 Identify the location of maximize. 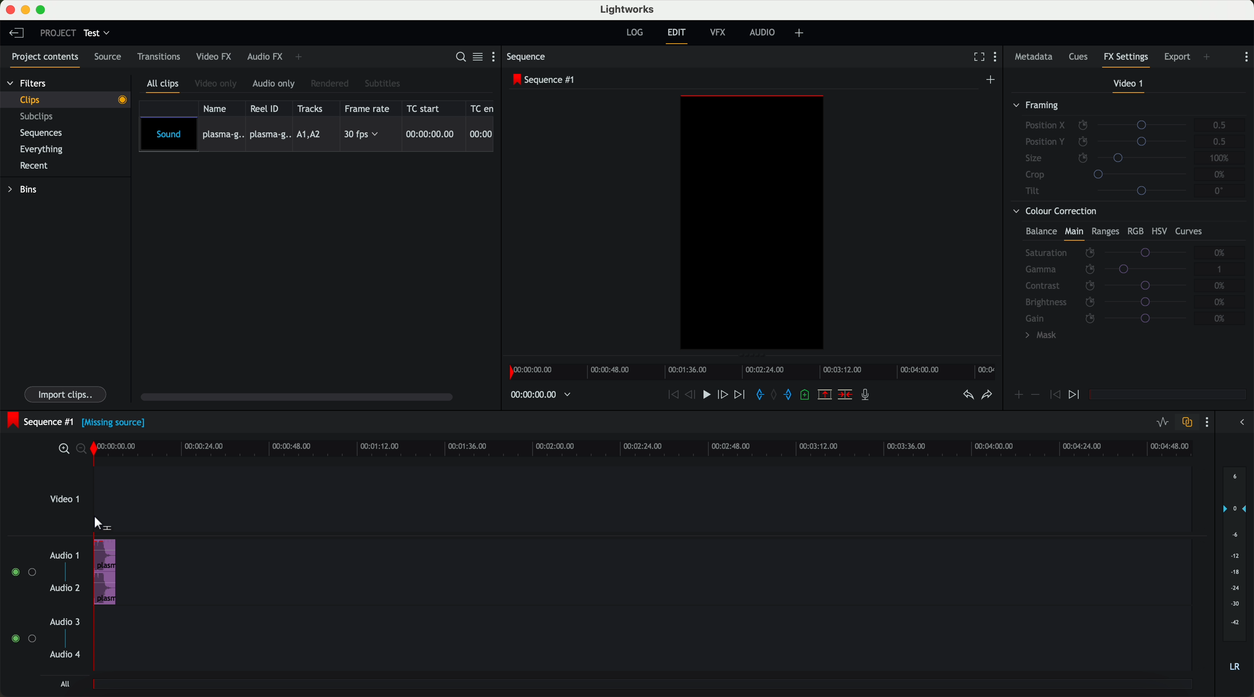
(43, 10).